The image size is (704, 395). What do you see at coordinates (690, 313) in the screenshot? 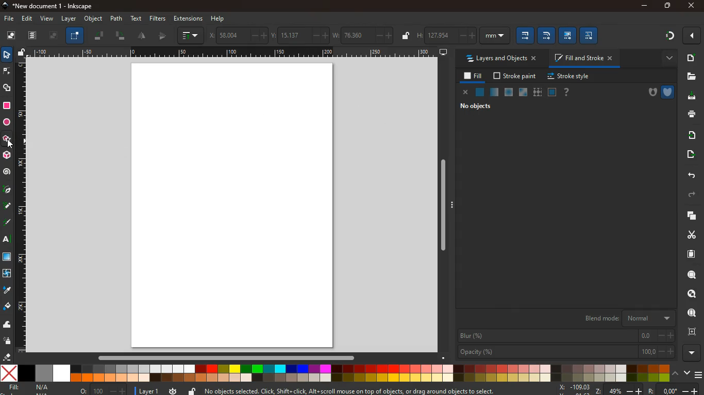
I see `find` at bounding box center [690, 313].